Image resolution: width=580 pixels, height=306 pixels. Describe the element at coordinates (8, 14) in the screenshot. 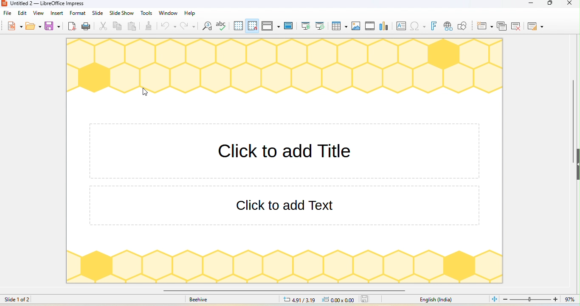

I see `file` at that location.